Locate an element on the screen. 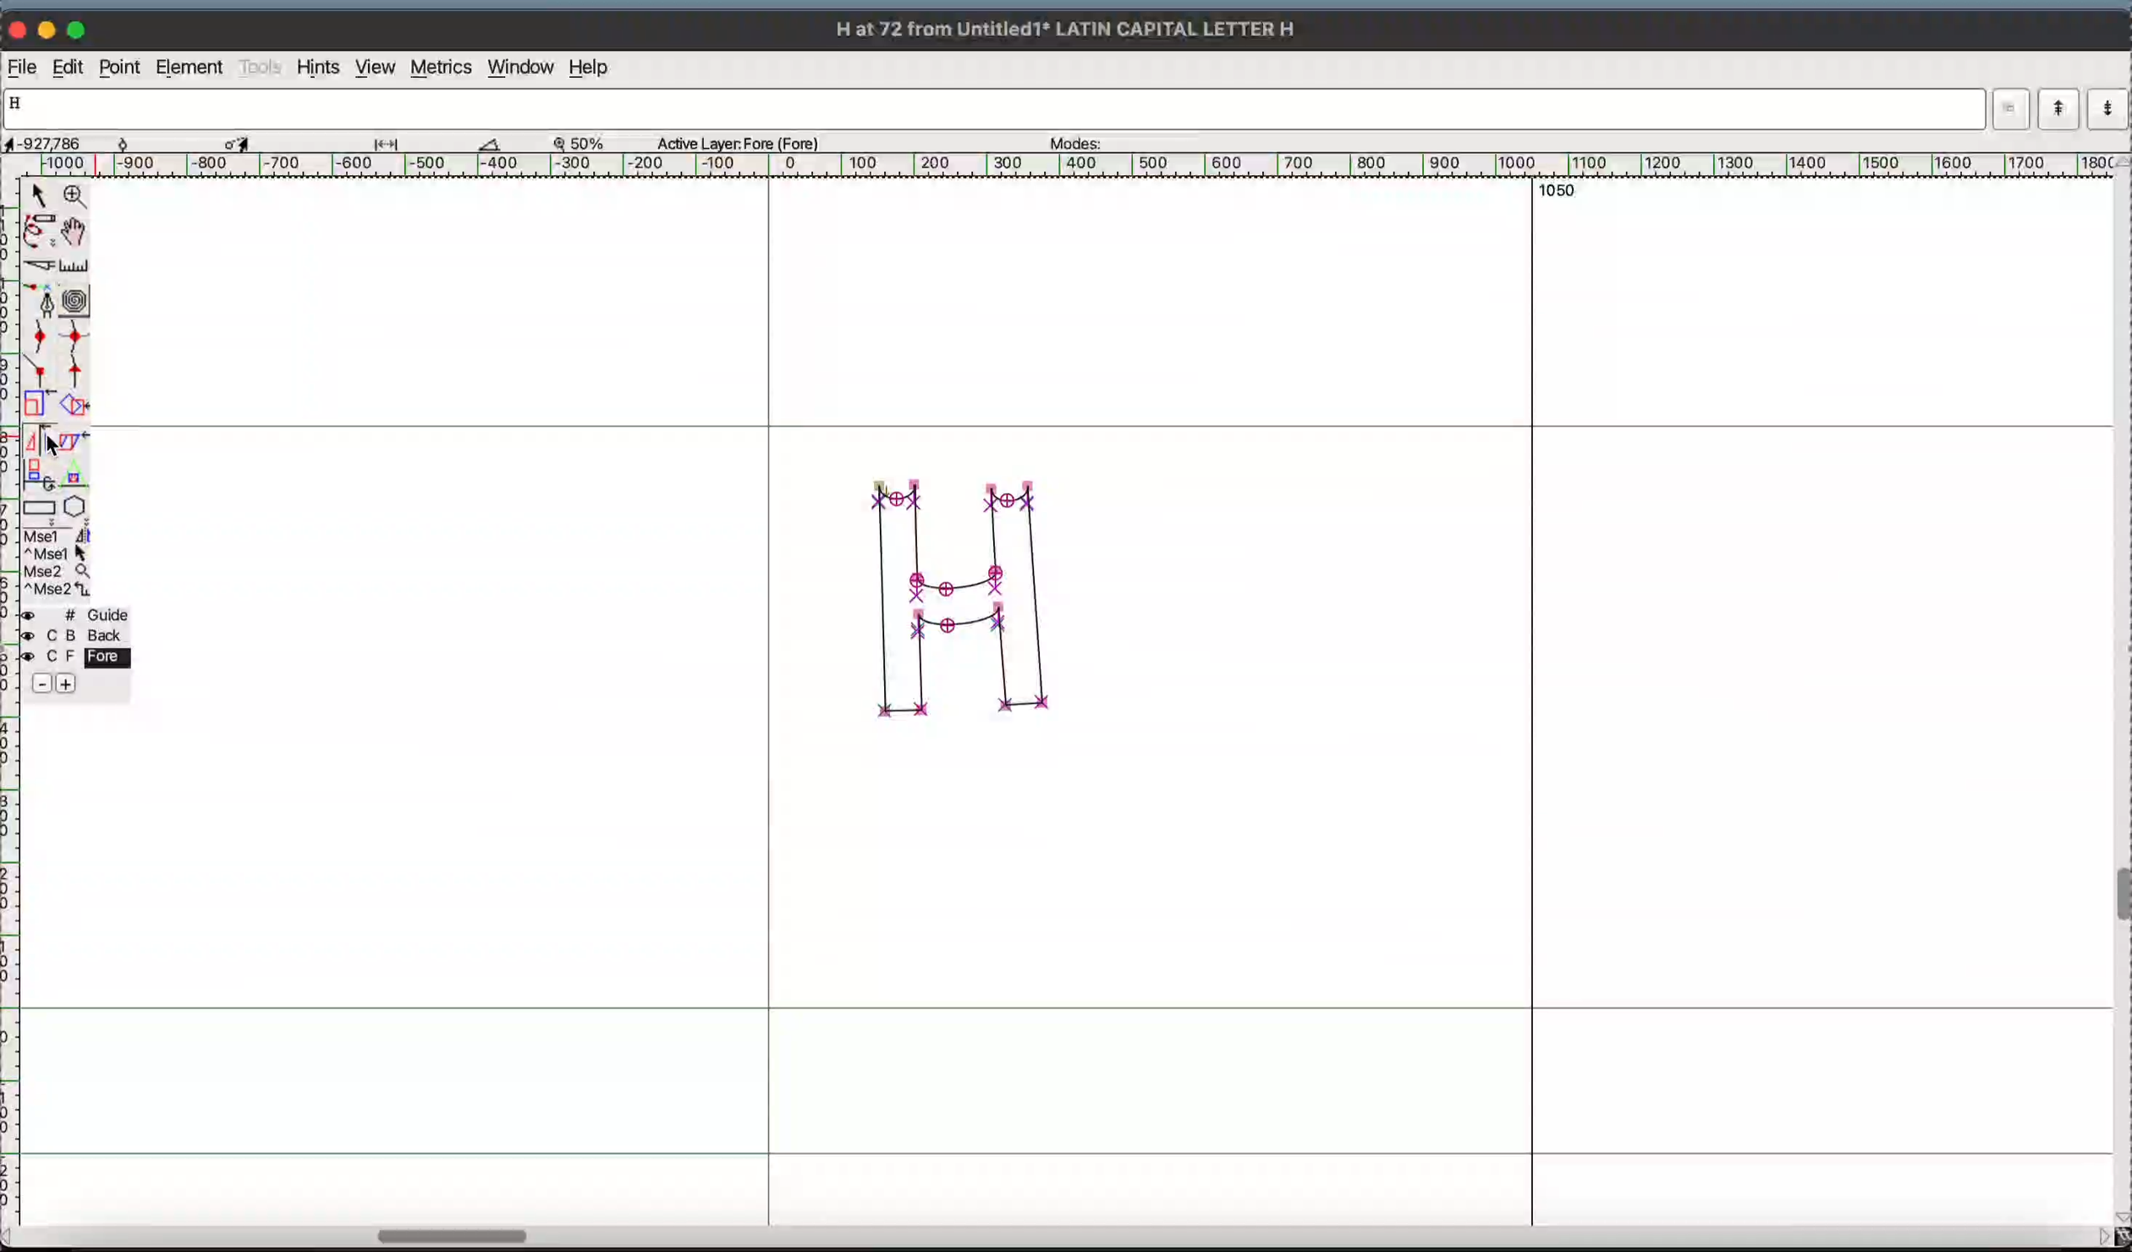  knife is located at coordinates (41, 265).